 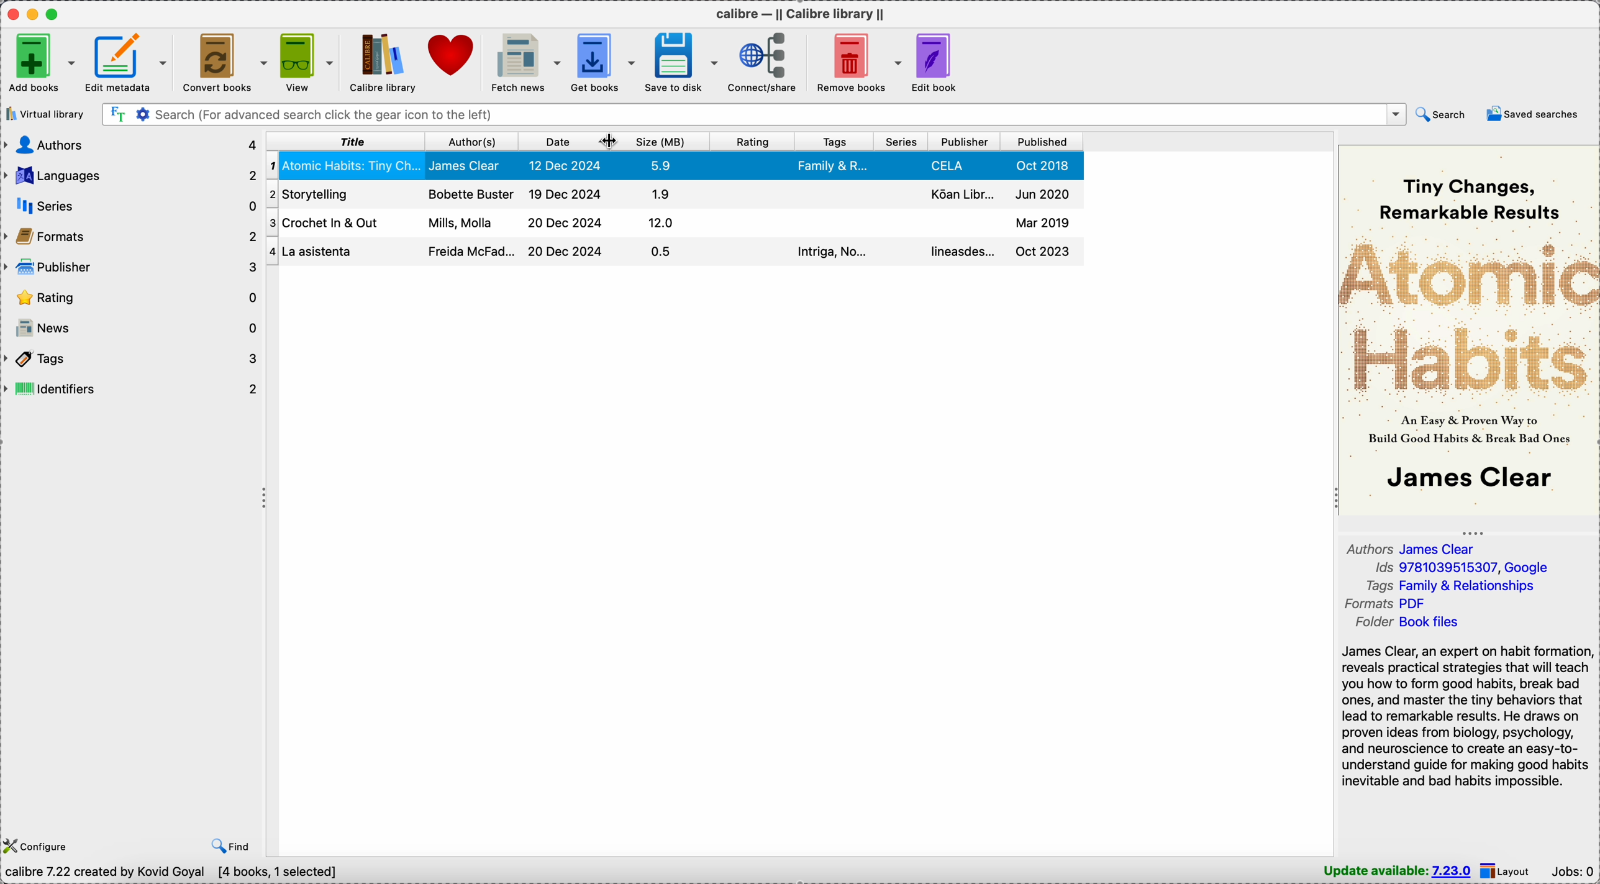 I want to click on view, so click(x=308, y=63).